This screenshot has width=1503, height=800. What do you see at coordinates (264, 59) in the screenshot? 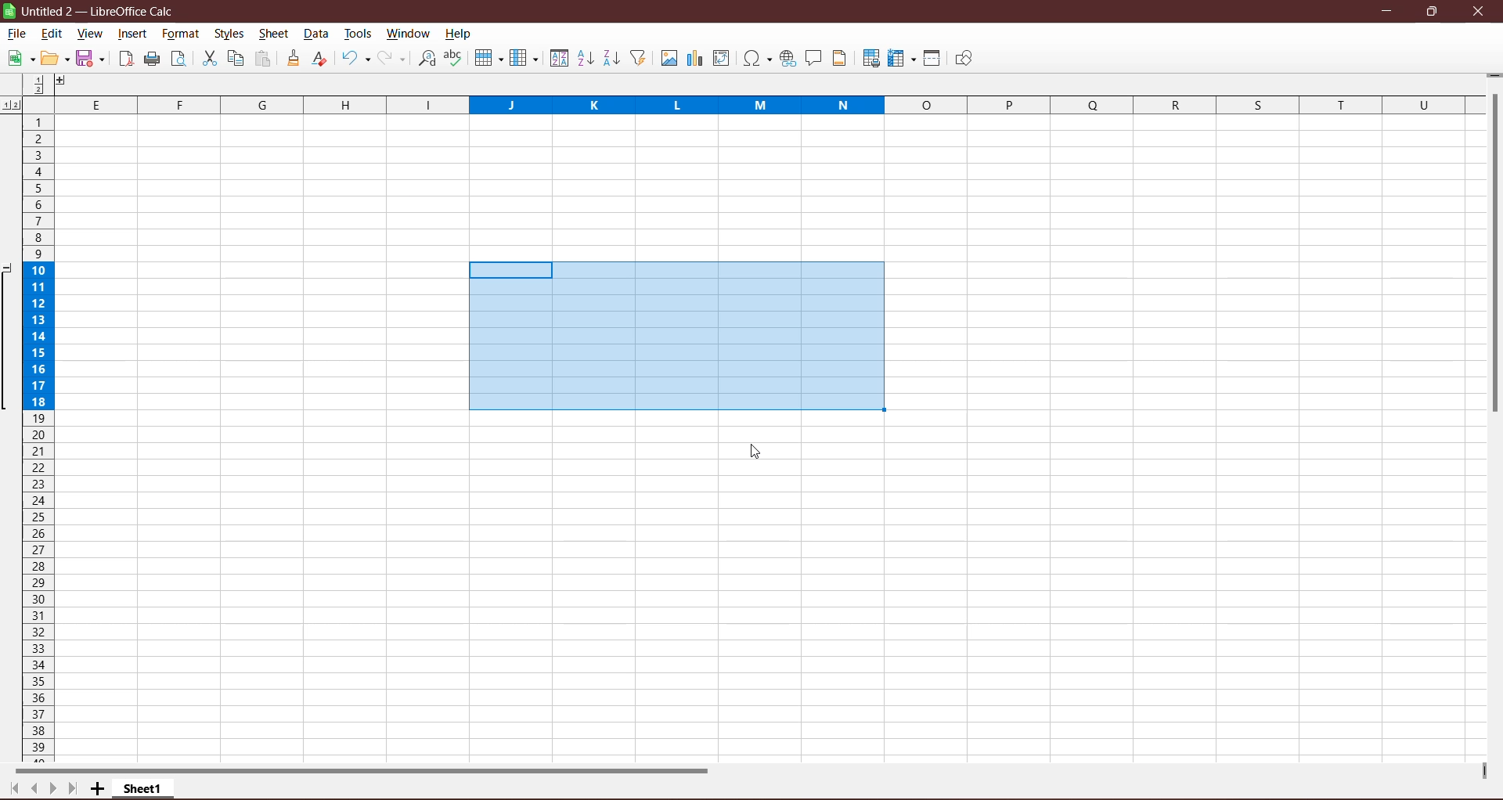
I see `Paste` at bounding box center [264, 59].